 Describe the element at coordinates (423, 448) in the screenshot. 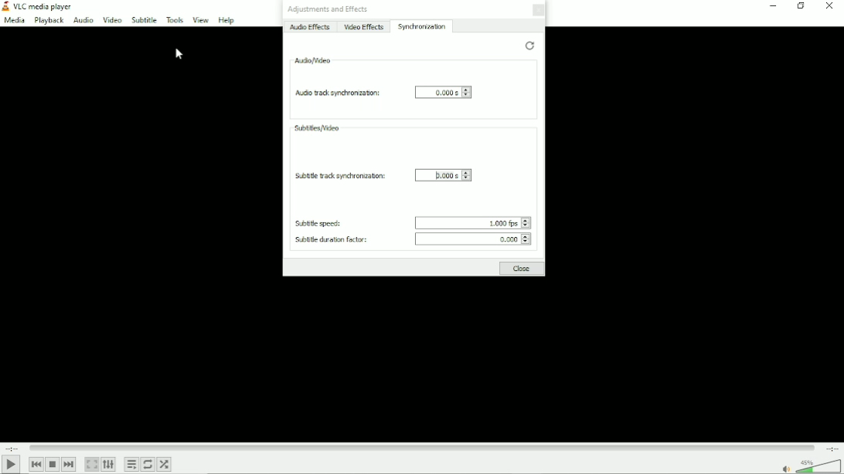

I see `Play duration` at that location.